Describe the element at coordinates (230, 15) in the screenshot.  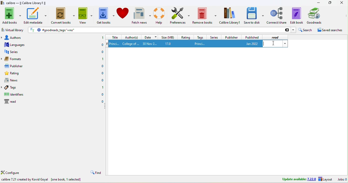
I see `calibre library 1` at that location.